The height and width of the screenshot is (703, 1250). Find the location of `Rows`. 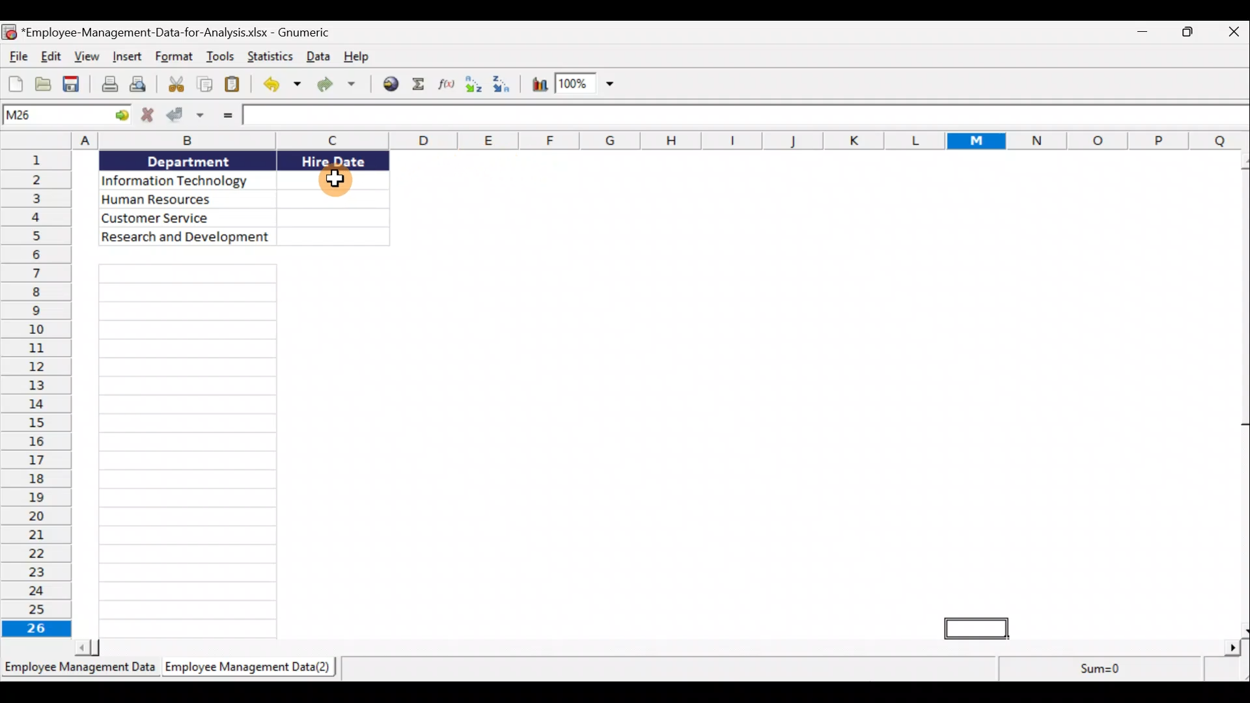

Rows is located at coordinates (36, 394).